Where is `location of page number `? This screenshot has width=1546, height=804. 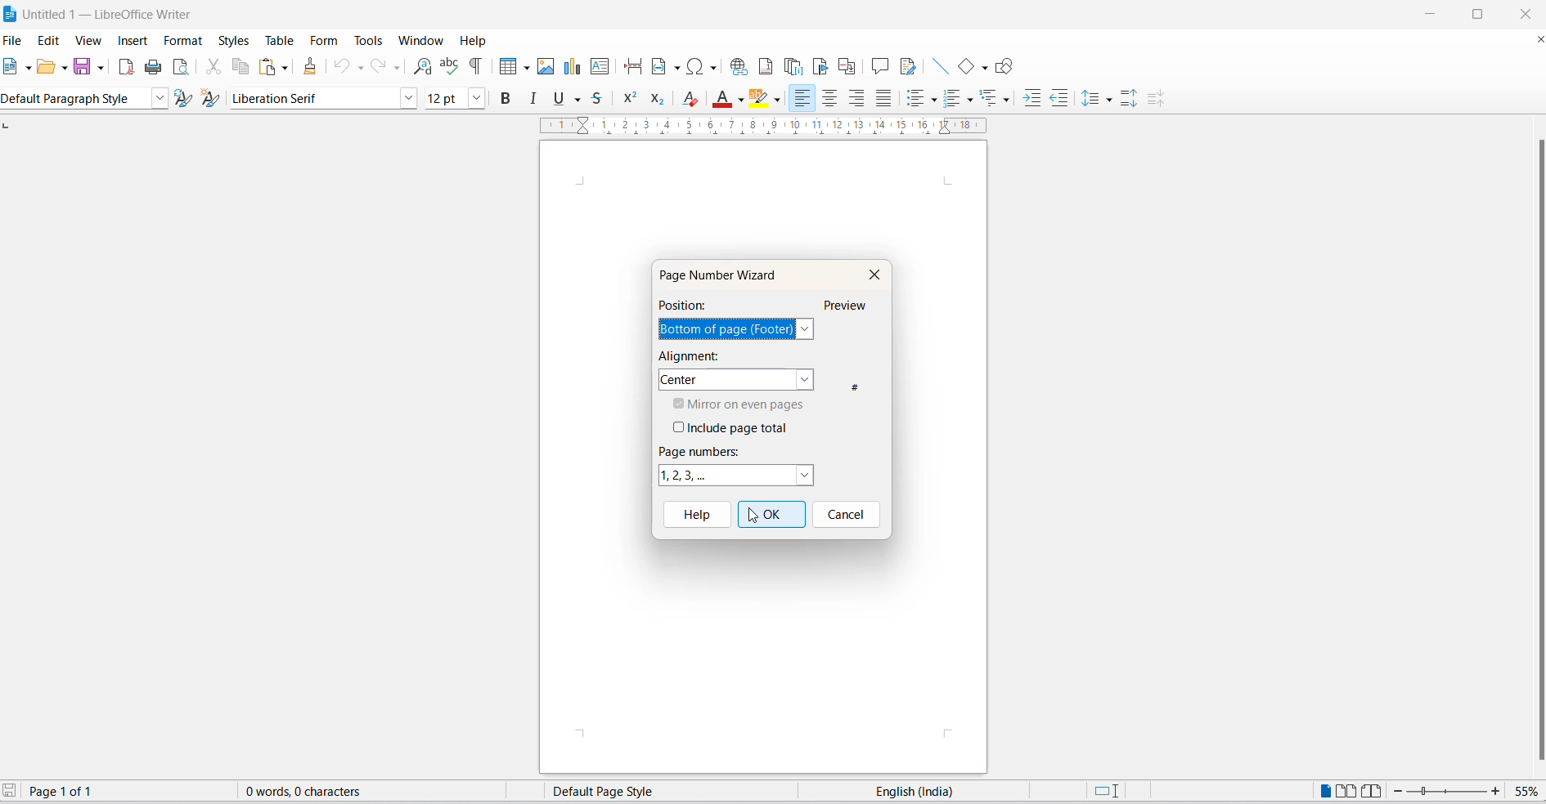 location of page number  is located at coordinates (727, 329).